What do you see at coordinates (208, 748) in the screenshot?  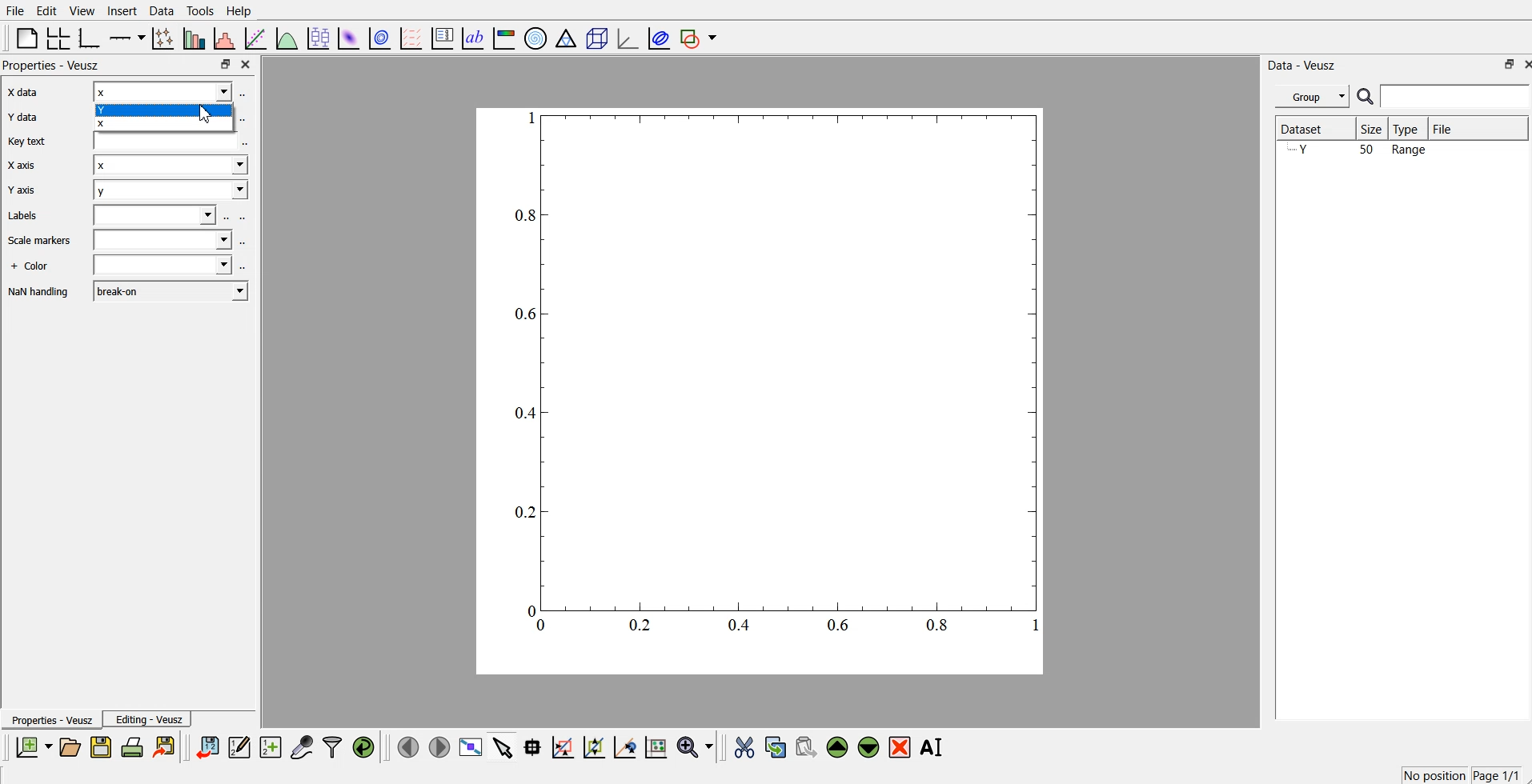 I see `import data points` at bounding box center [208, 748].